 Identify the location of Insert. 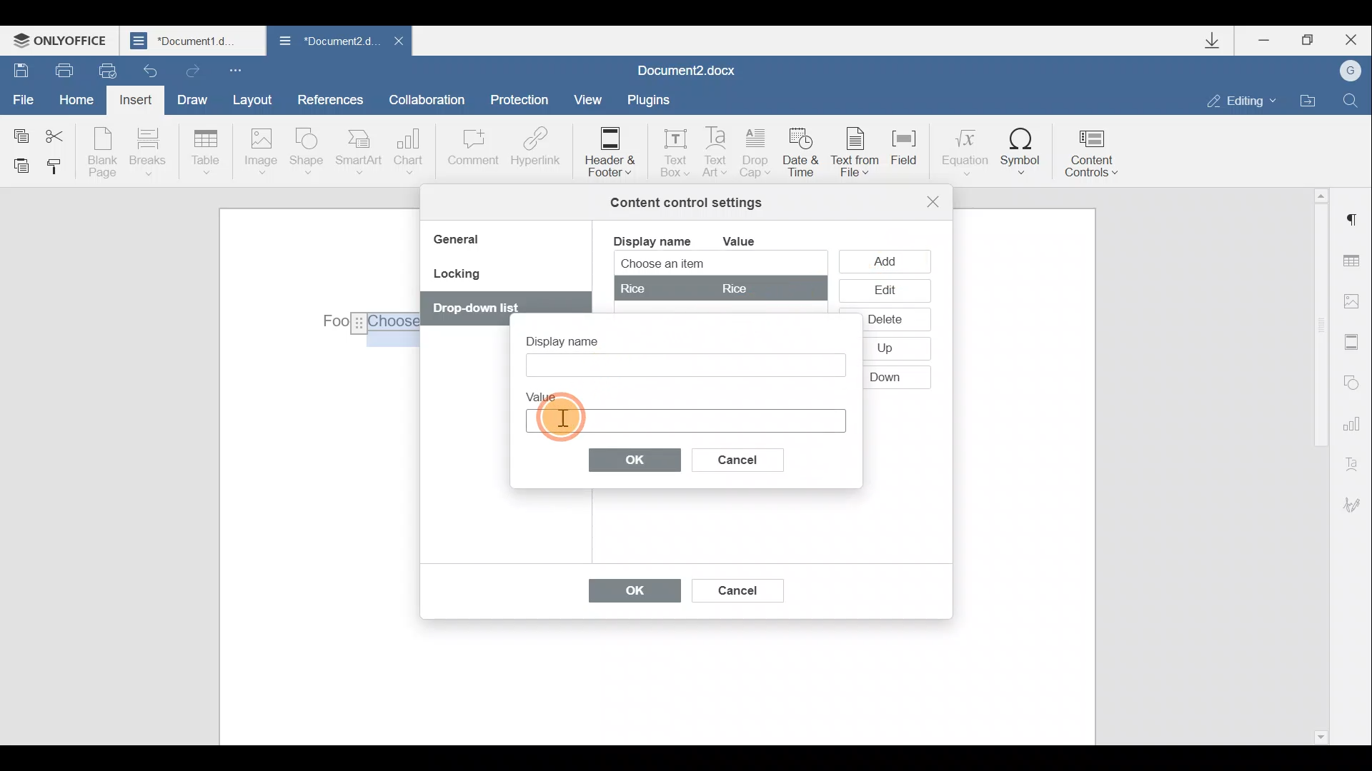
(137, 103).